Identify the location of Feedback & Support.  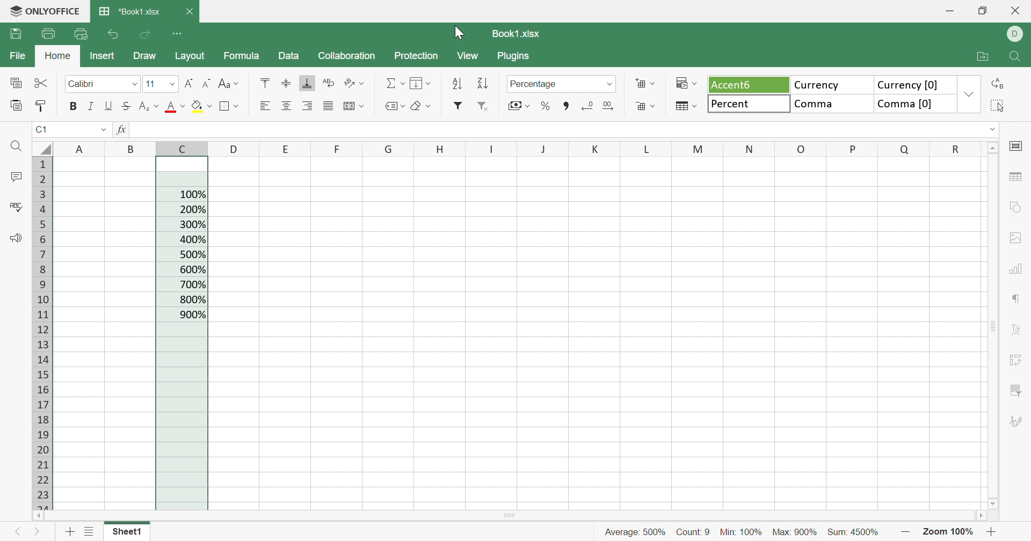
(14, 239).